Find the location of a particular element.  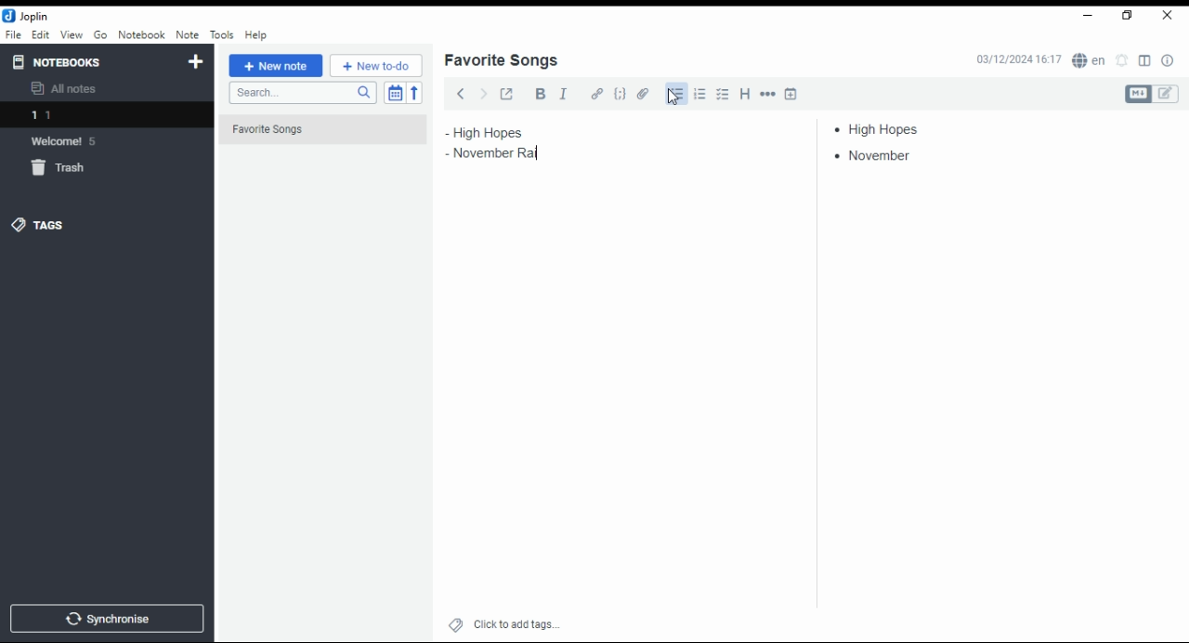

synchronise is located at coordinates (104, 618).